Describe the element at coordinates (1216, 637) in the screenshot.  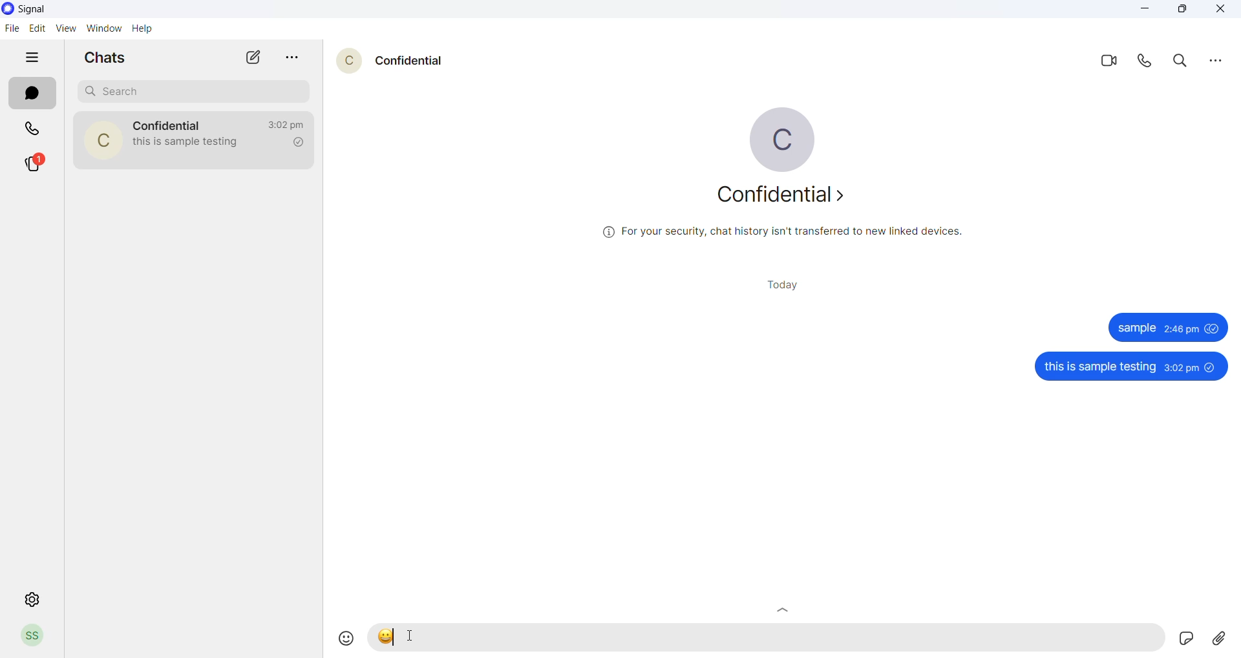
I see `share attachments` at that location.